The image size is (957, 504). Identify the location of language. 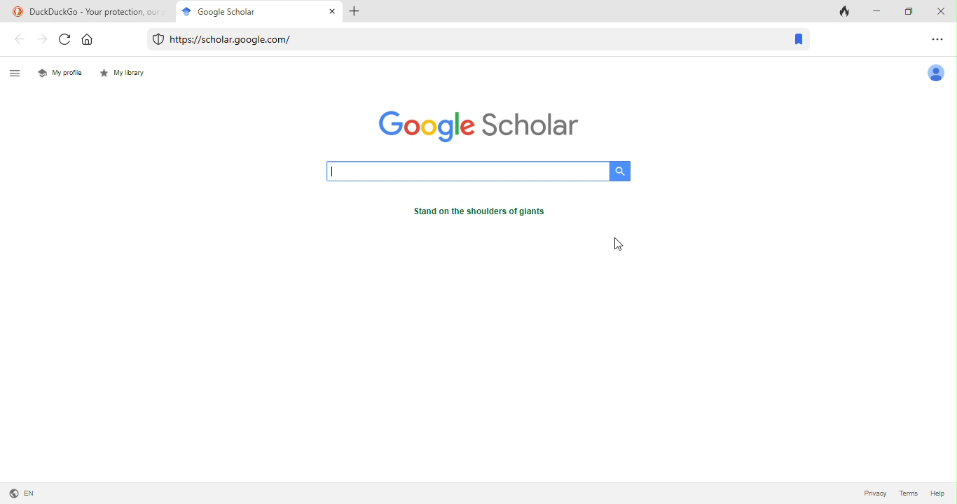
(22, 493).